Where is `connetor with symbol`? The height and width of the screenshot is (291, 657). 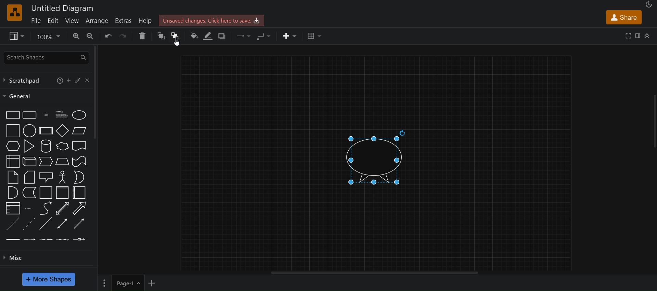
connetor with symbol is located at coordinates (80, 239).